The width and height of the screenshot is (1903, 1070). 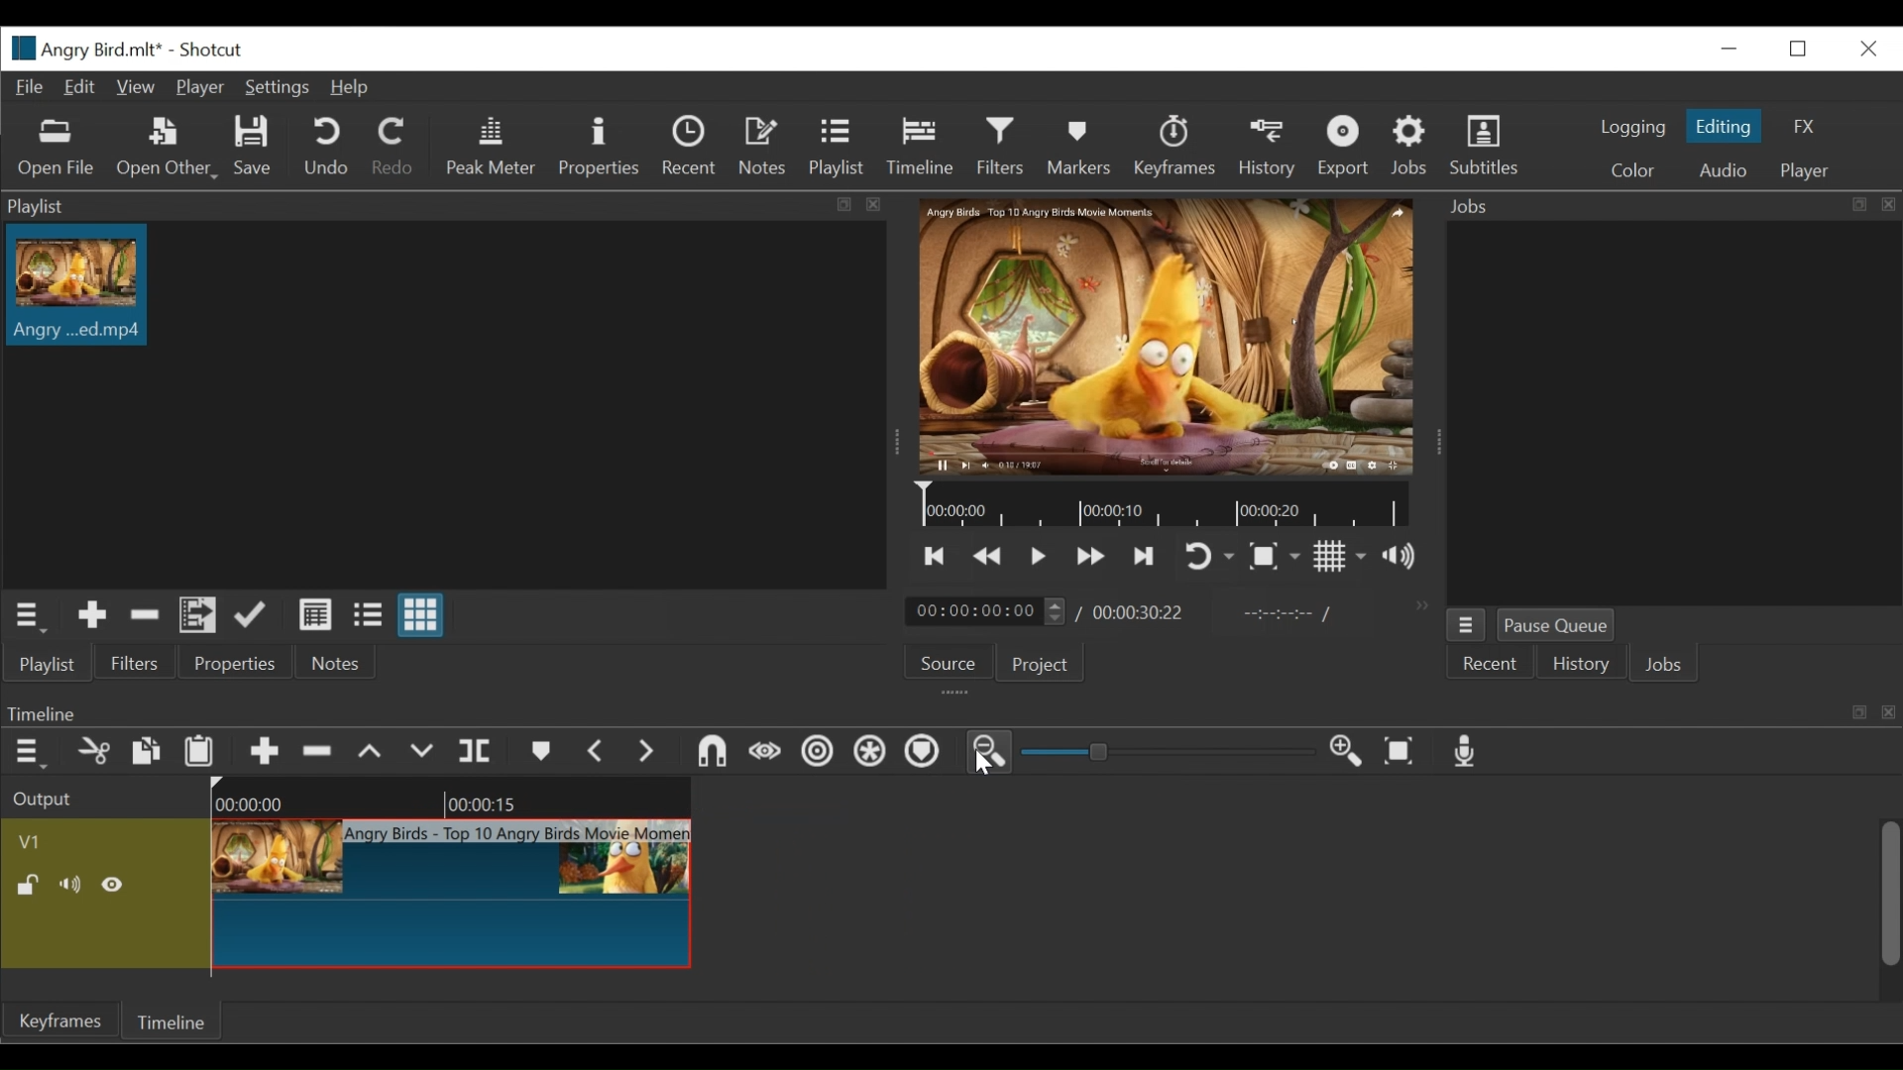 What do you see at coordinates (710, 751) in the screenshot?
I see `Snap` at bounding box center [710, 751].